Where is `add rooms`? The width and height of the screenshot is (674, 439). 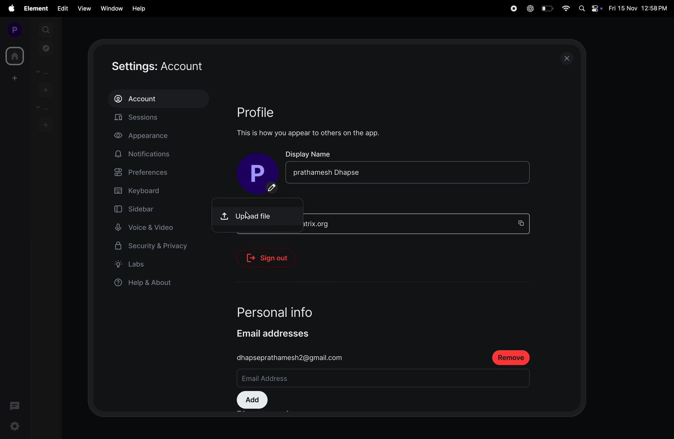
add rooms is located at coordinates (46, 124).